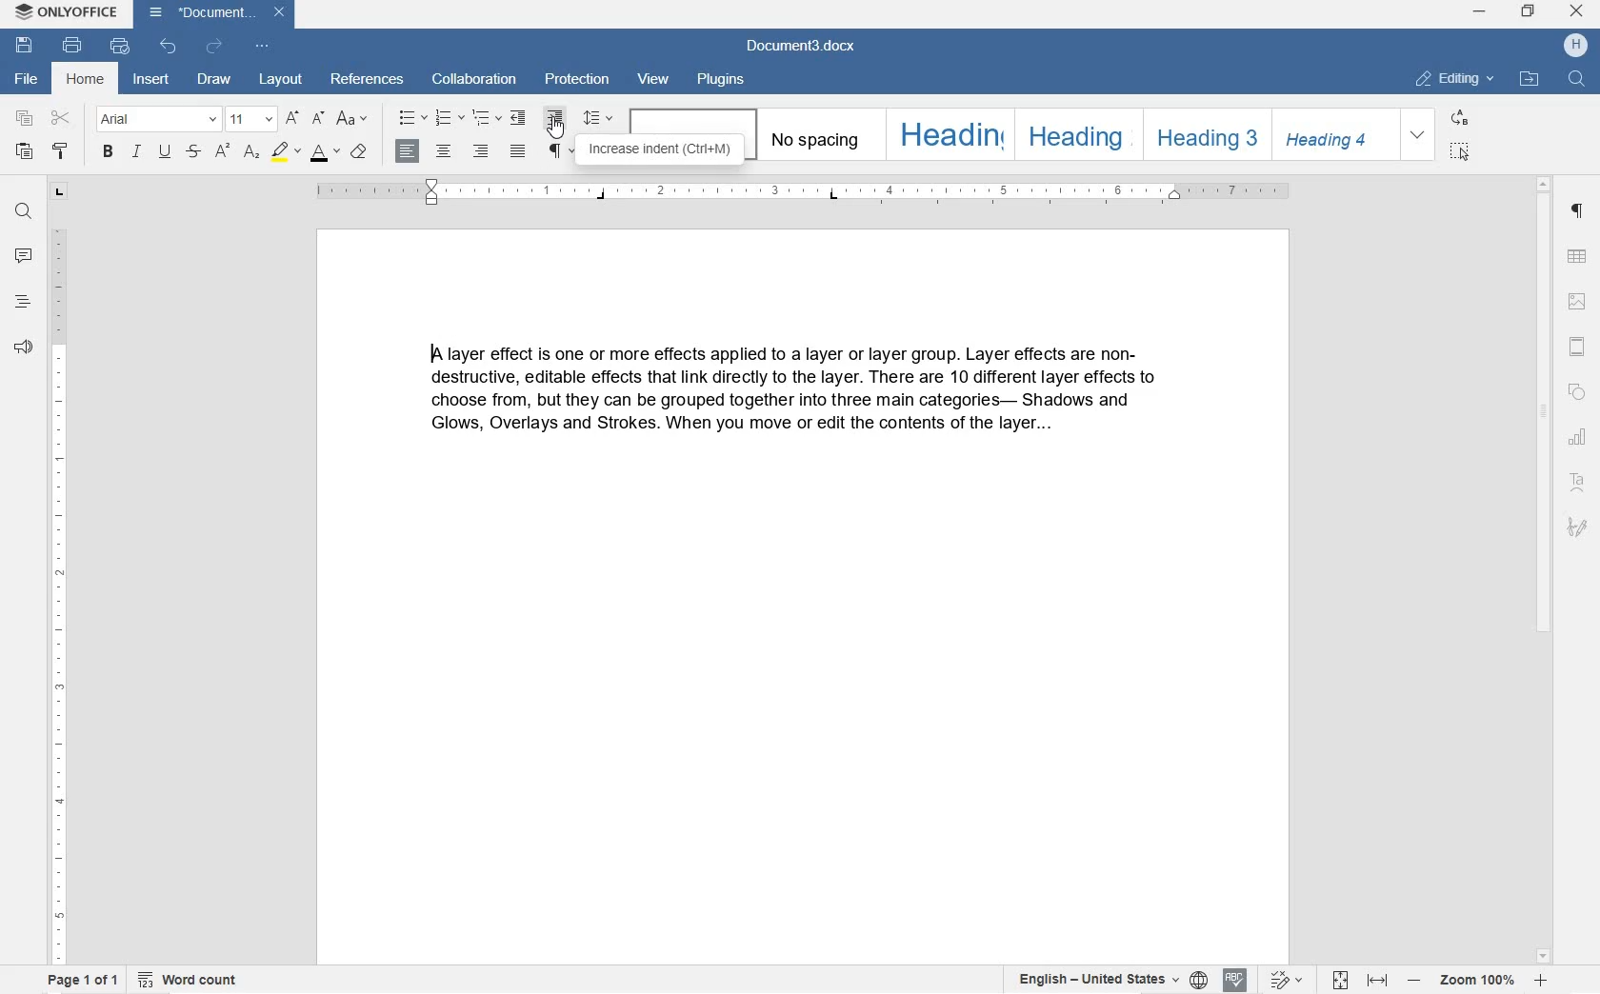 The width and height of the screenshot is (1600, 994). Describe the element at coordinates (1420, 135) in the screenshot. I see `EXPAND FORMATTING STYLE` at that location.